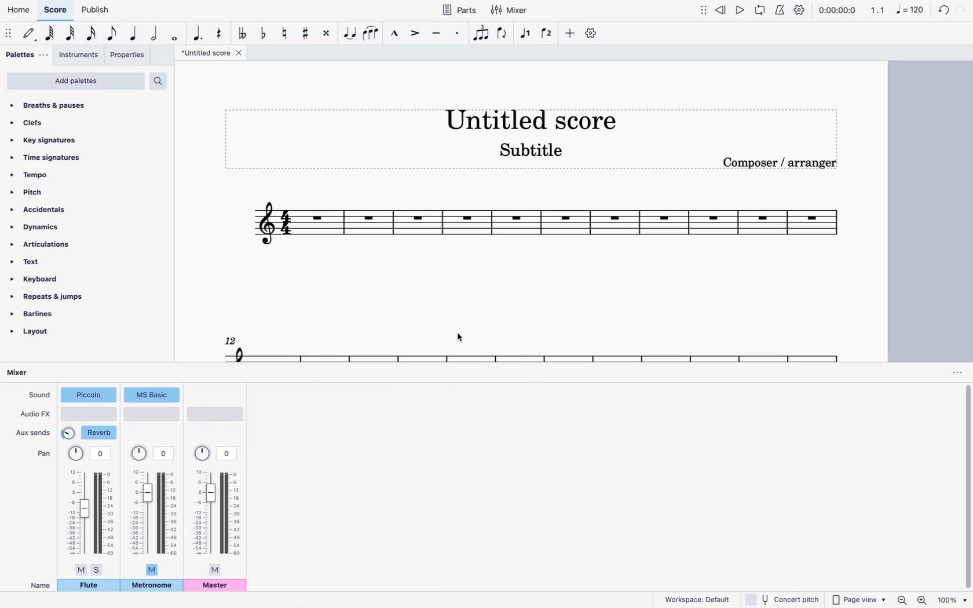  What do you see at coordinates (351, 32) in the screenshot?
I see `tie` at bounding box center [351, 32].